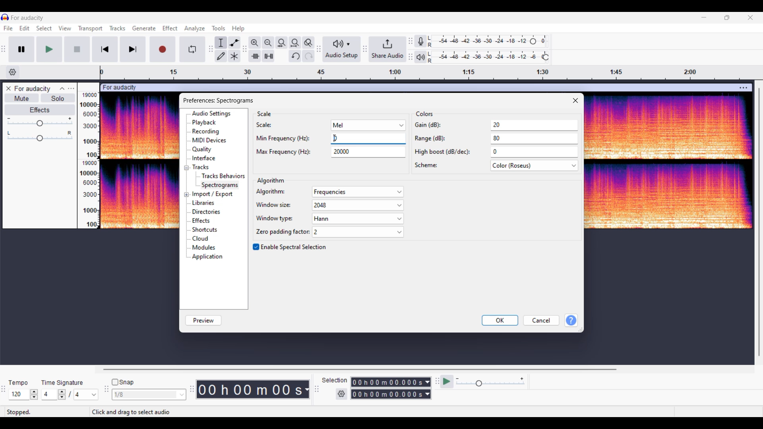  What do you see at coordinates (342, 49) in the screenshot?
I see `Audio setup` at bounding box center [342, 49].